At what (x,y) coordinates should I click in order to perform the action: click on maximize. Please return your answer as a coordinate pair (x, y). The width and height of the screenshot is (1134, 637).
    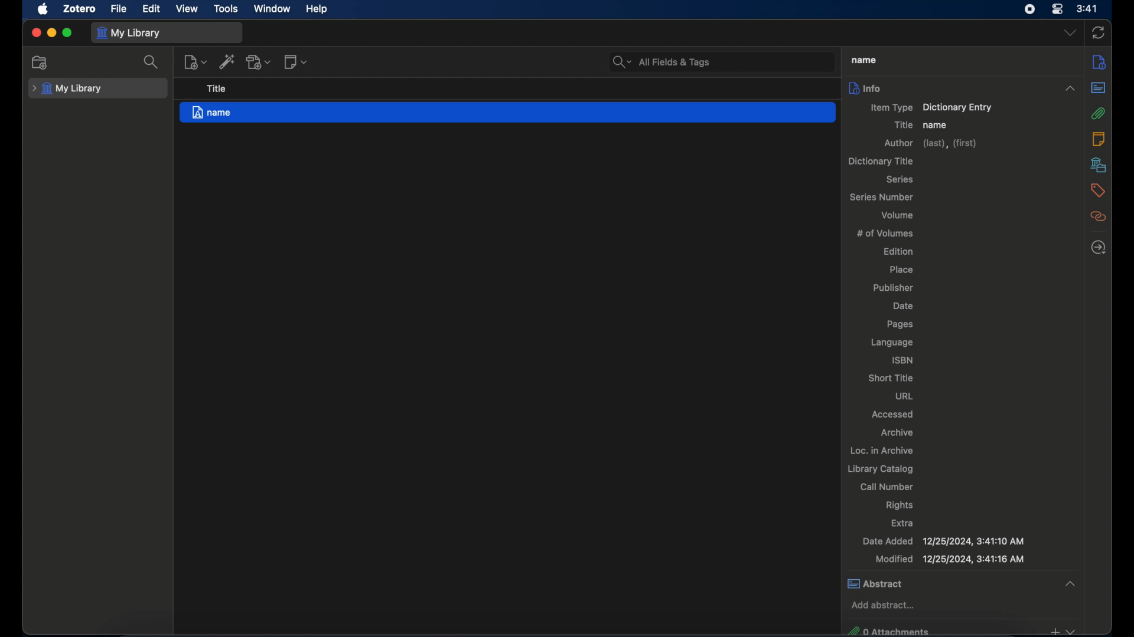
    Looking at the image, I should click on (67, 33).